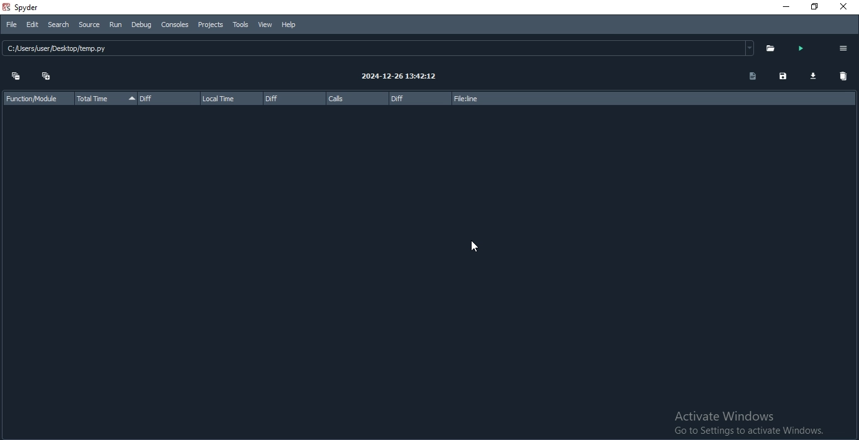 The width and height of the screenshot is (859, 440). Describe the element at coordinates (750, 77) in the screenshot. I see `document` at that location.